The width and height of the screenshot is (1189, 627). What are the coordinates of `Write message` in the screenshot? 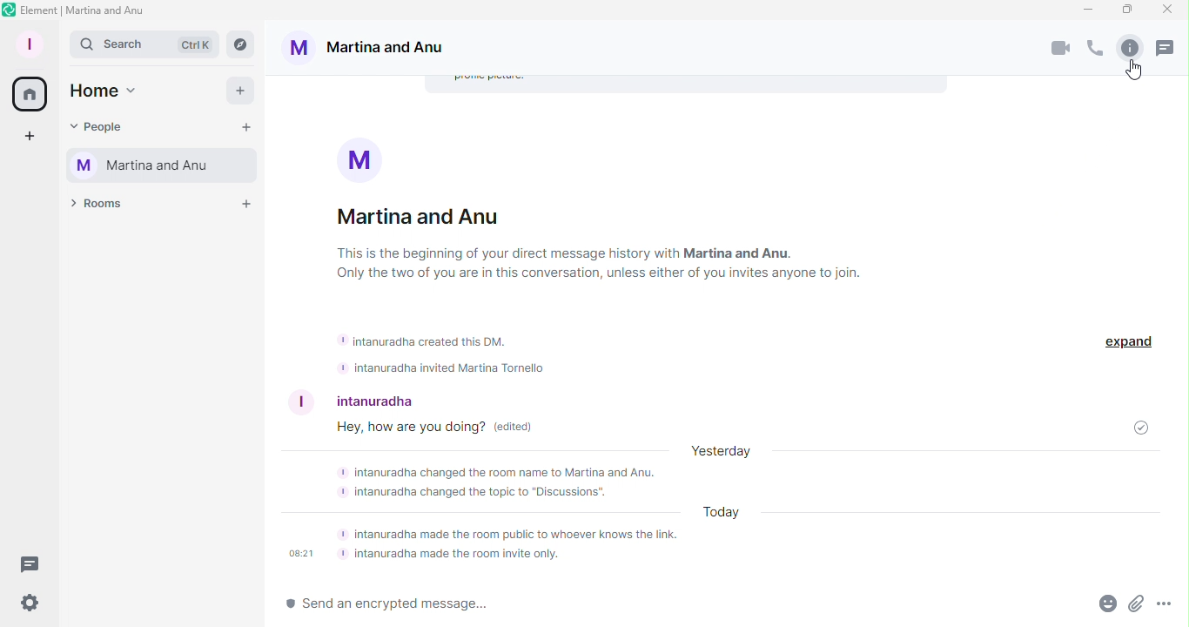 It's located at (660, 604).